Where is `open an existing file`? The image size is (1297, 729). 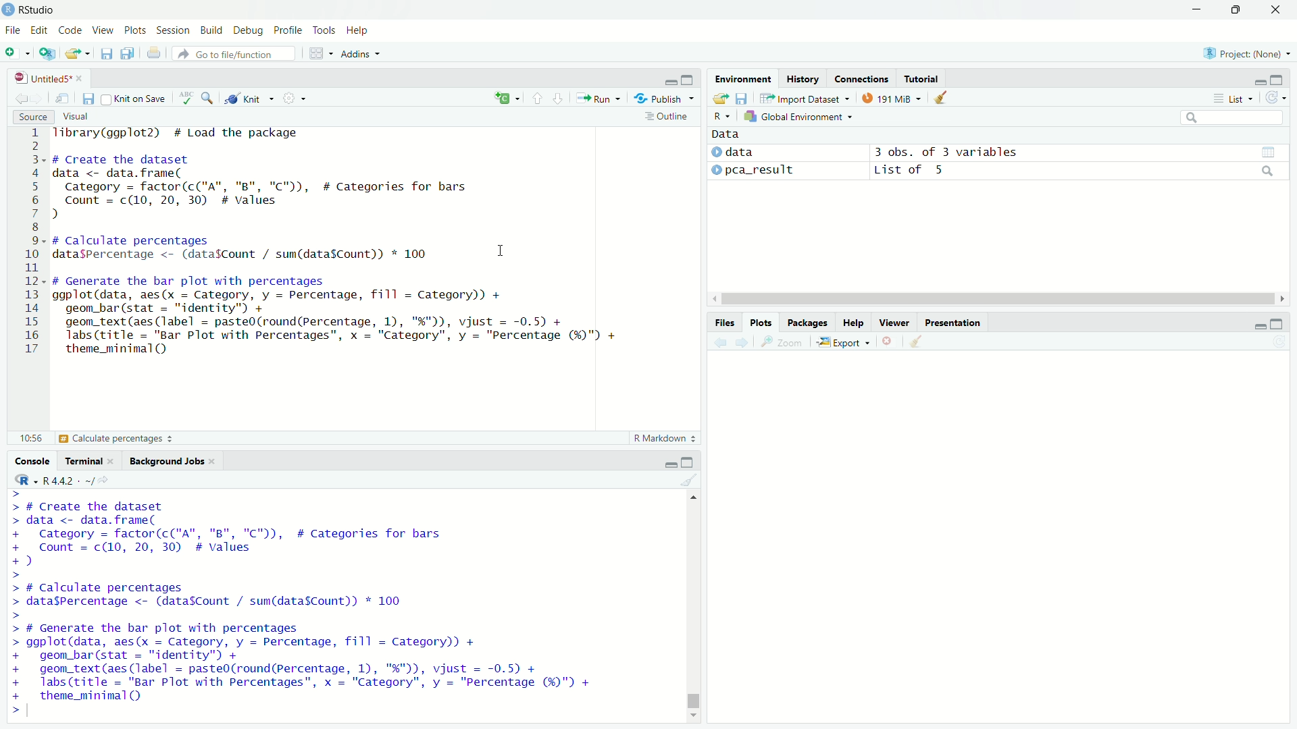
open an existing file is located at coordinates (77, 53).